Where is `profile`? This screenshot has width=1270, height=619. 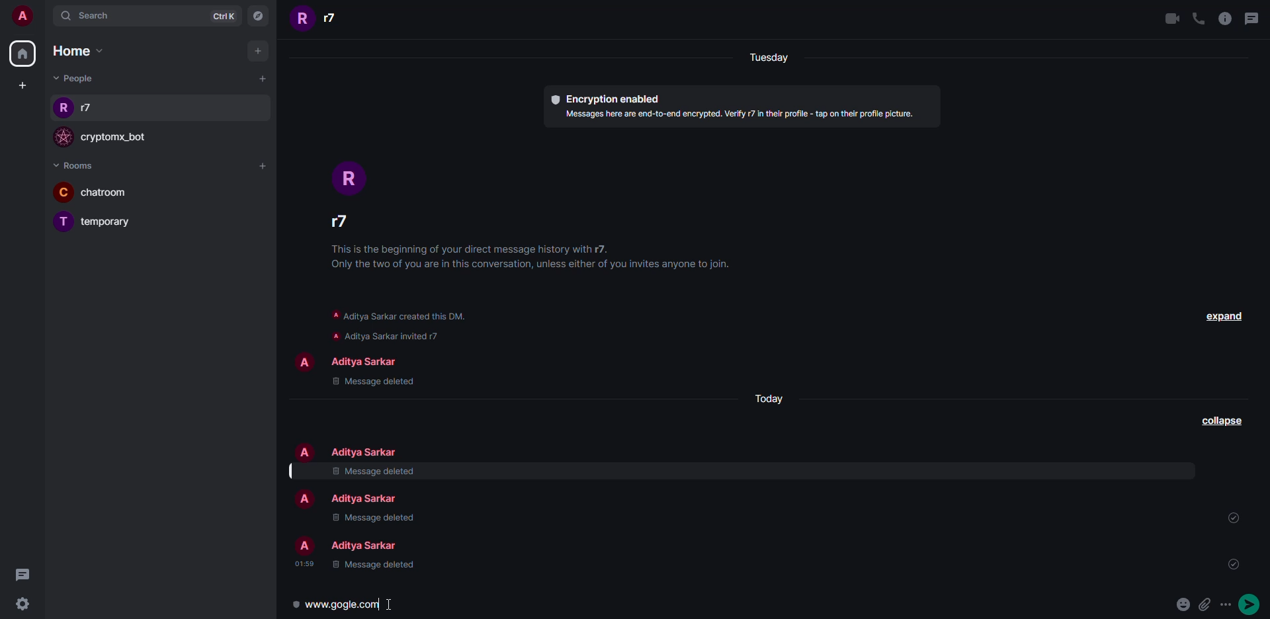
profile is located at coordinates (300, 360).